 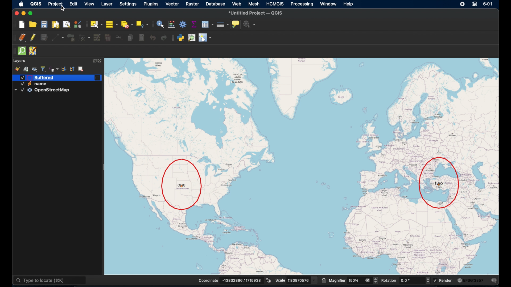 What do you see at coordinates (64, 69) in the screenshot?
I see `expand all` at bounding box center [64, 69].